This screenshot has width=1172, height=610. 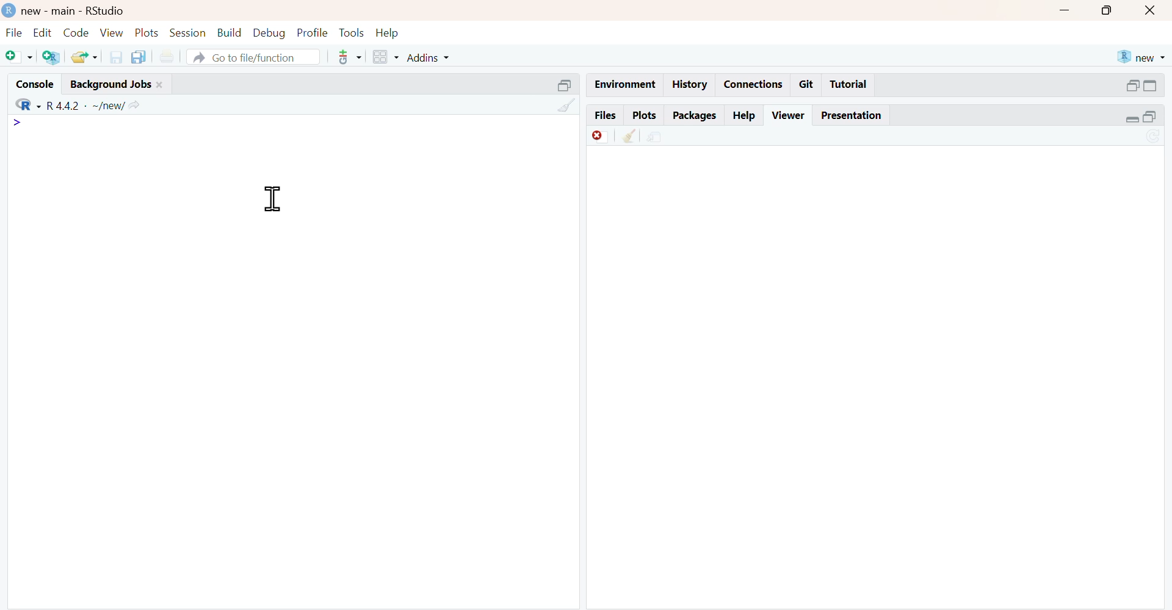 I want to click on plots, so click(x=646, y=115).